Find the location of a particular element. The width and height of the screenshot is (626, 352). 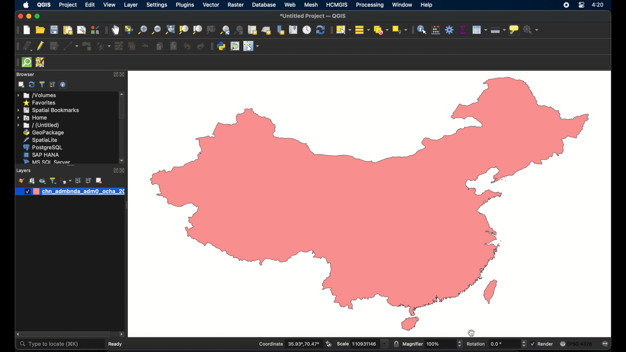

no action selected is located at coordinates (532, 29).